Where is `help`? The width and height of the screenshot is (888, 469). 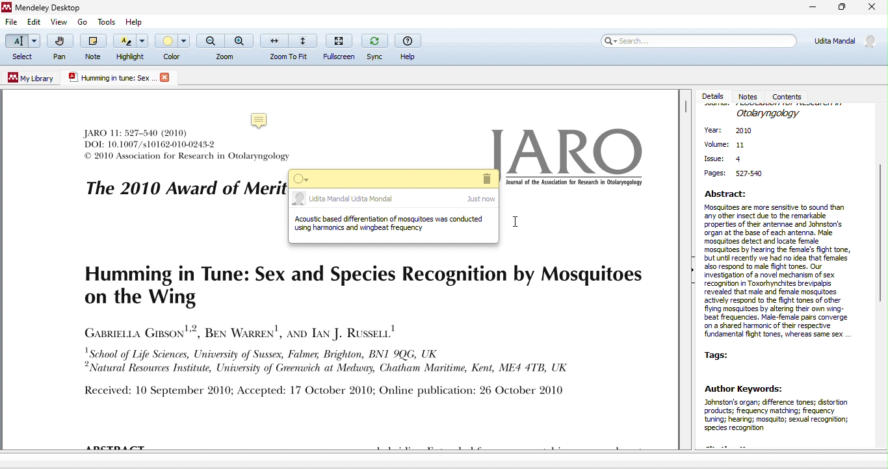 help is located at coordinates (410, 47).